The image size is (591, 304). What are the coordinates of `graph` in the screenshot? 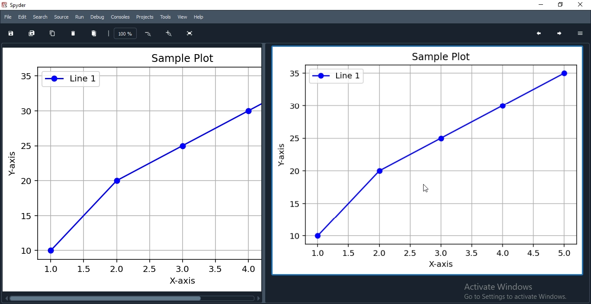 It's located at (424, 162).